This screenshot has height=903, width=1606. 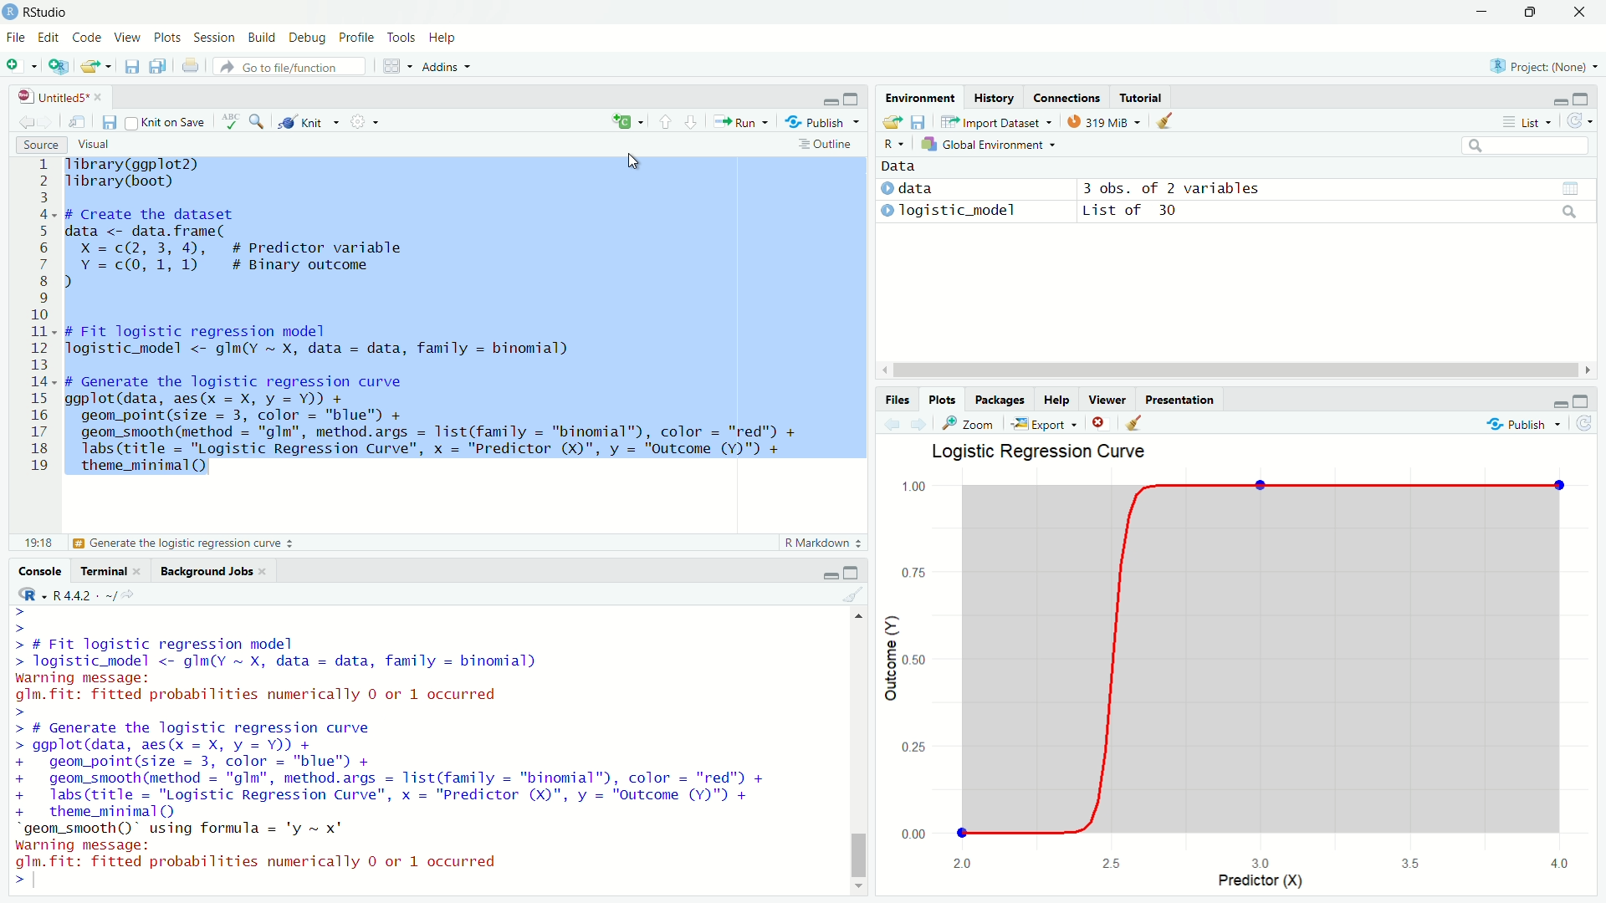 What do you see at coordinates (1236, 370) in the screenshot?
I see `horizontal scroll bar` at bounding box center [1236, 370].